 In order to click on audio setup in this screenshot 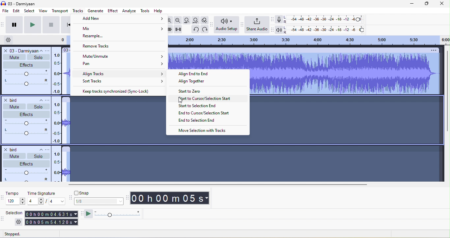, I will do `click(226, 25)`.